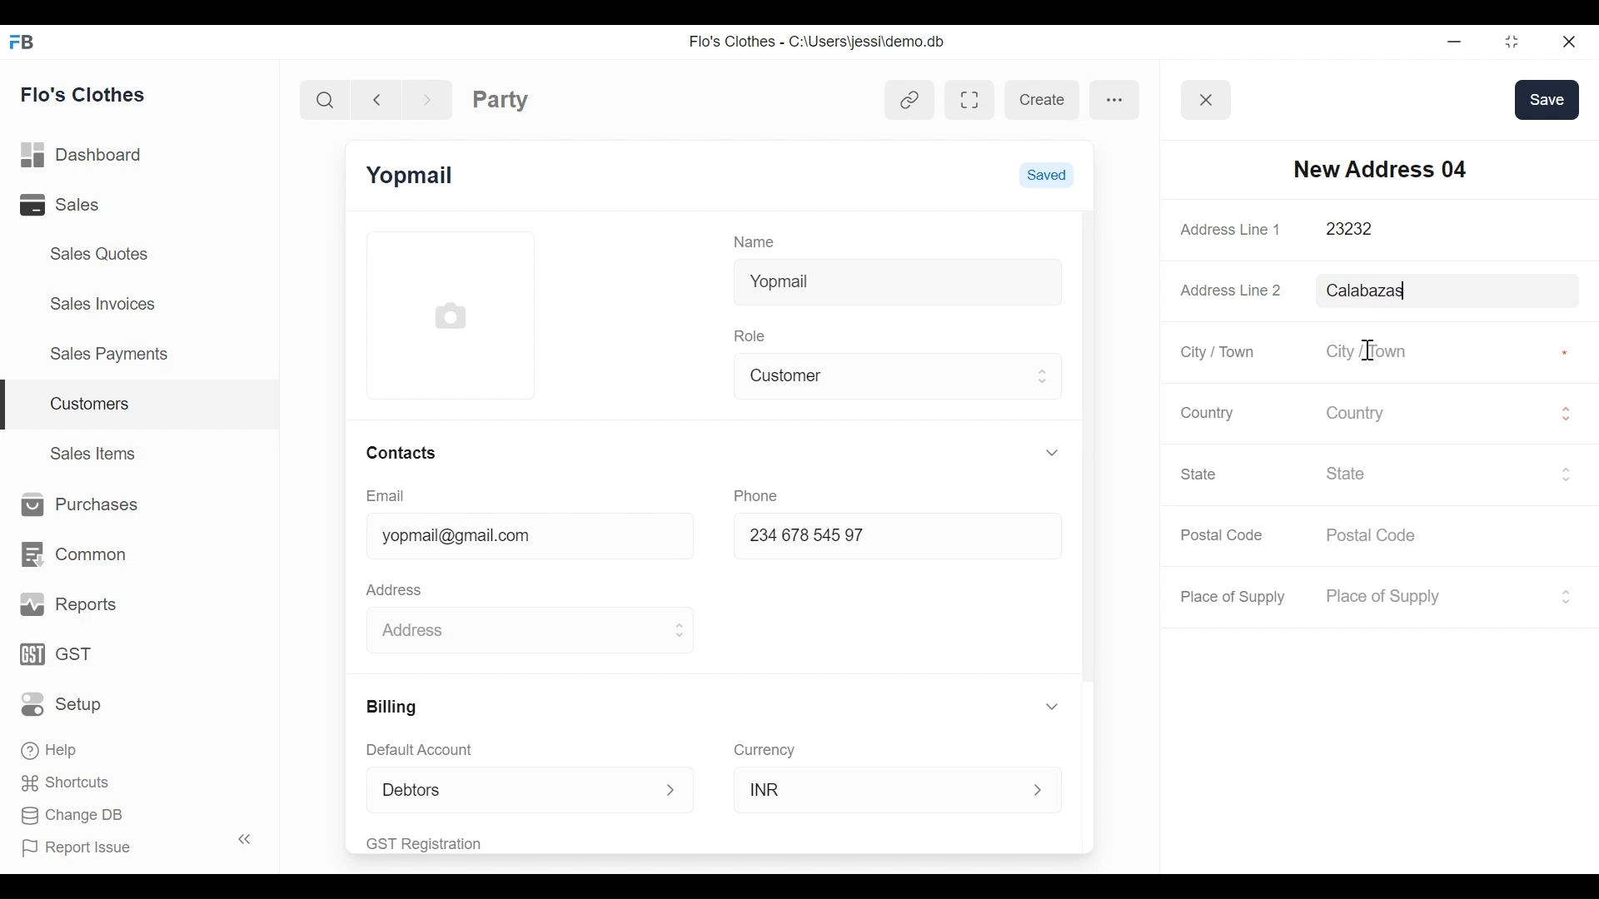  What do you see at coordinates (672, 791) in the screenshot?
I see `Expand` at bounding box center [672, 791].